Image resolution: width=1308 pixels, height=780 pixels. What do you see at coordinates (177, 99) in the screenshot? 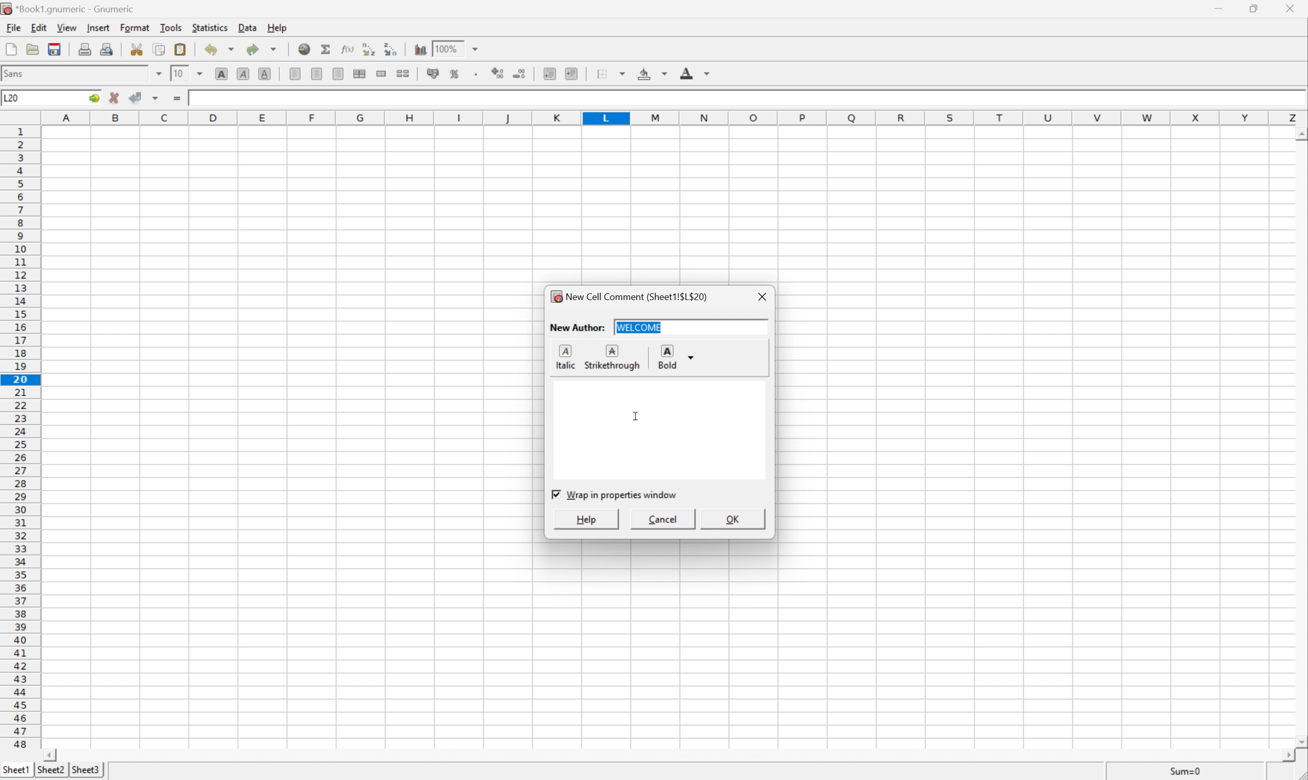
I see `Enter formula` at bounding box center [177, 99].